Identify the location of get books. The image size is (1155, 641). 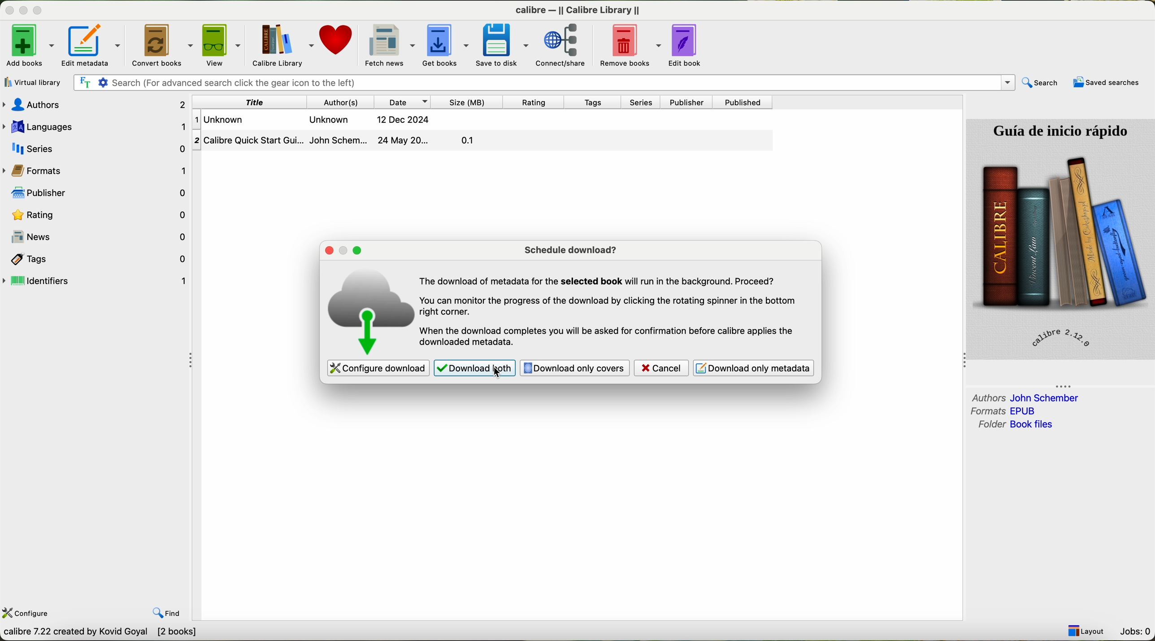
(447, 45).